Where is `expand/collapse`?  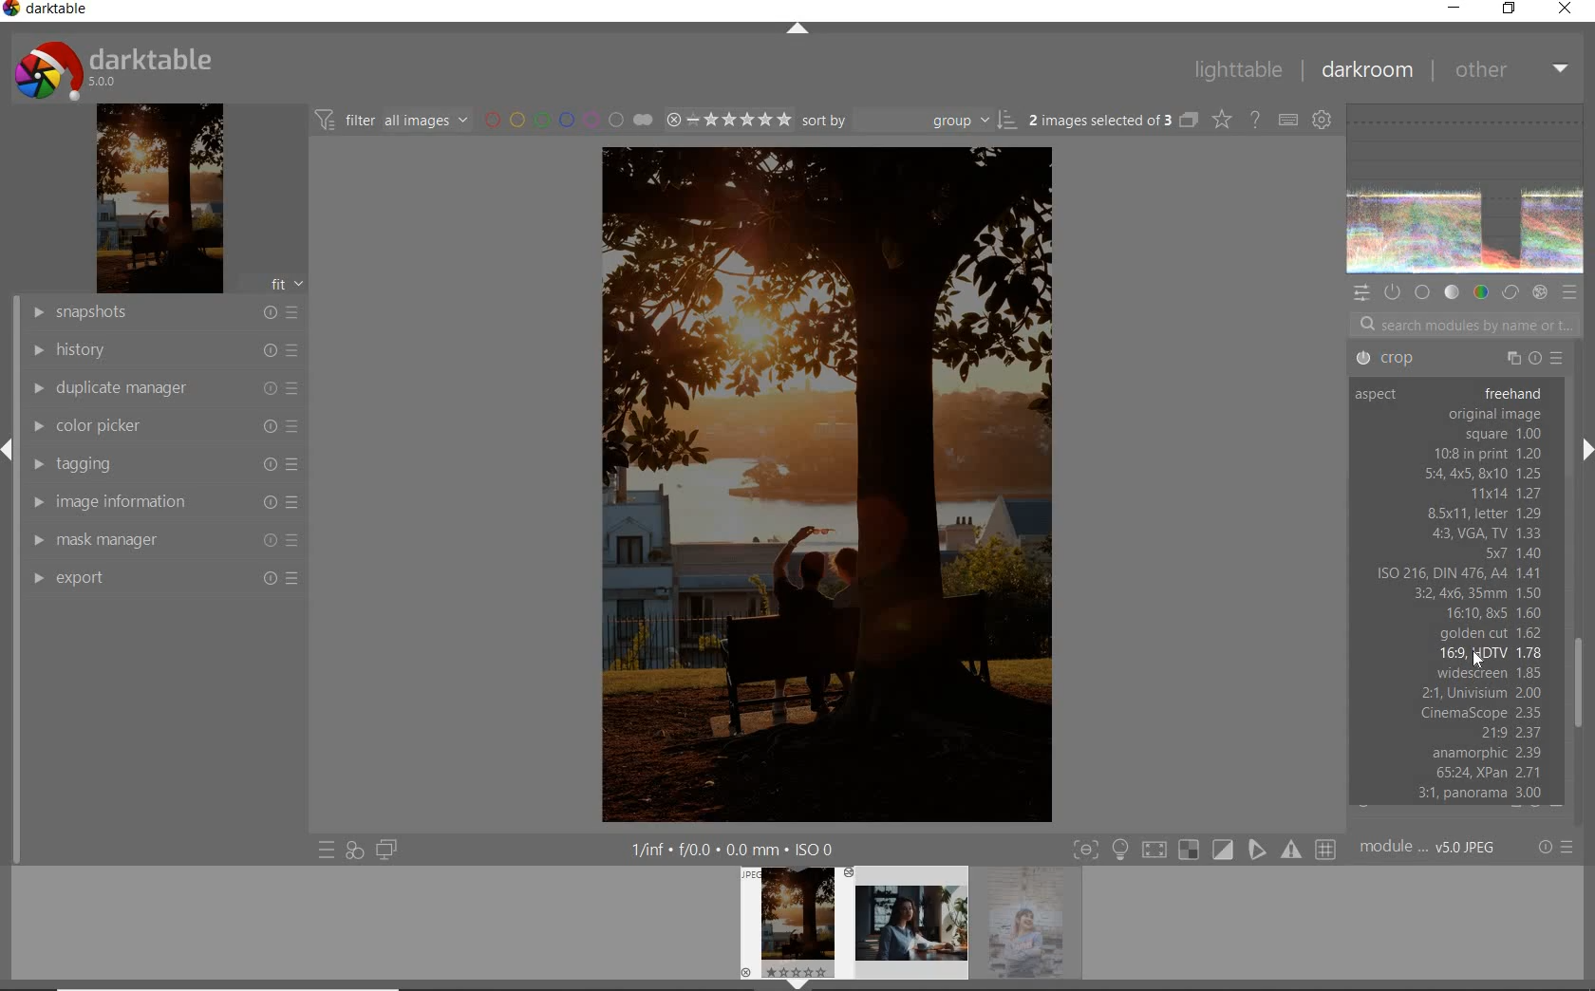
expand/collapse is located at coordinates (1586, 449).